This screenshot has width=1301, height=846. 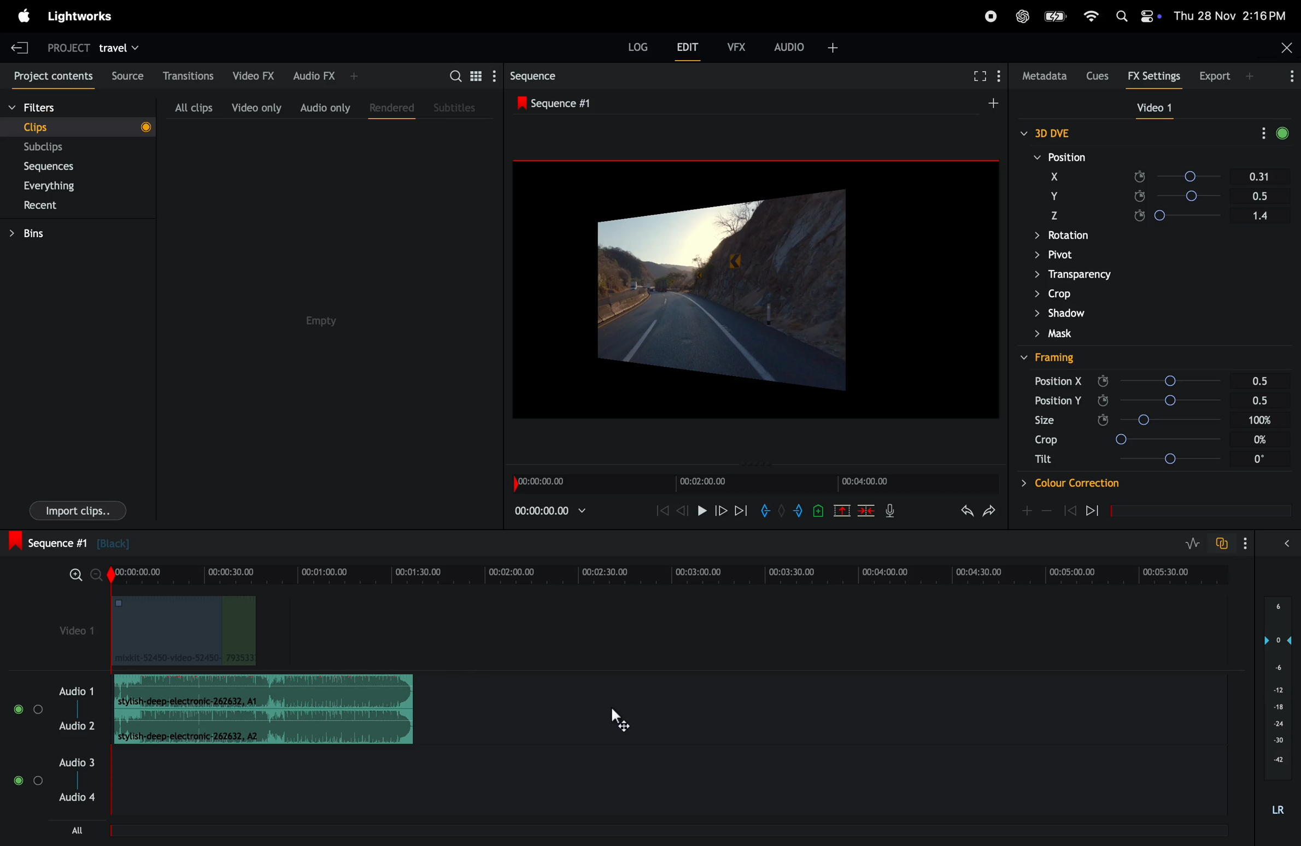 I want to click on undo, so click(x=989, y=514).